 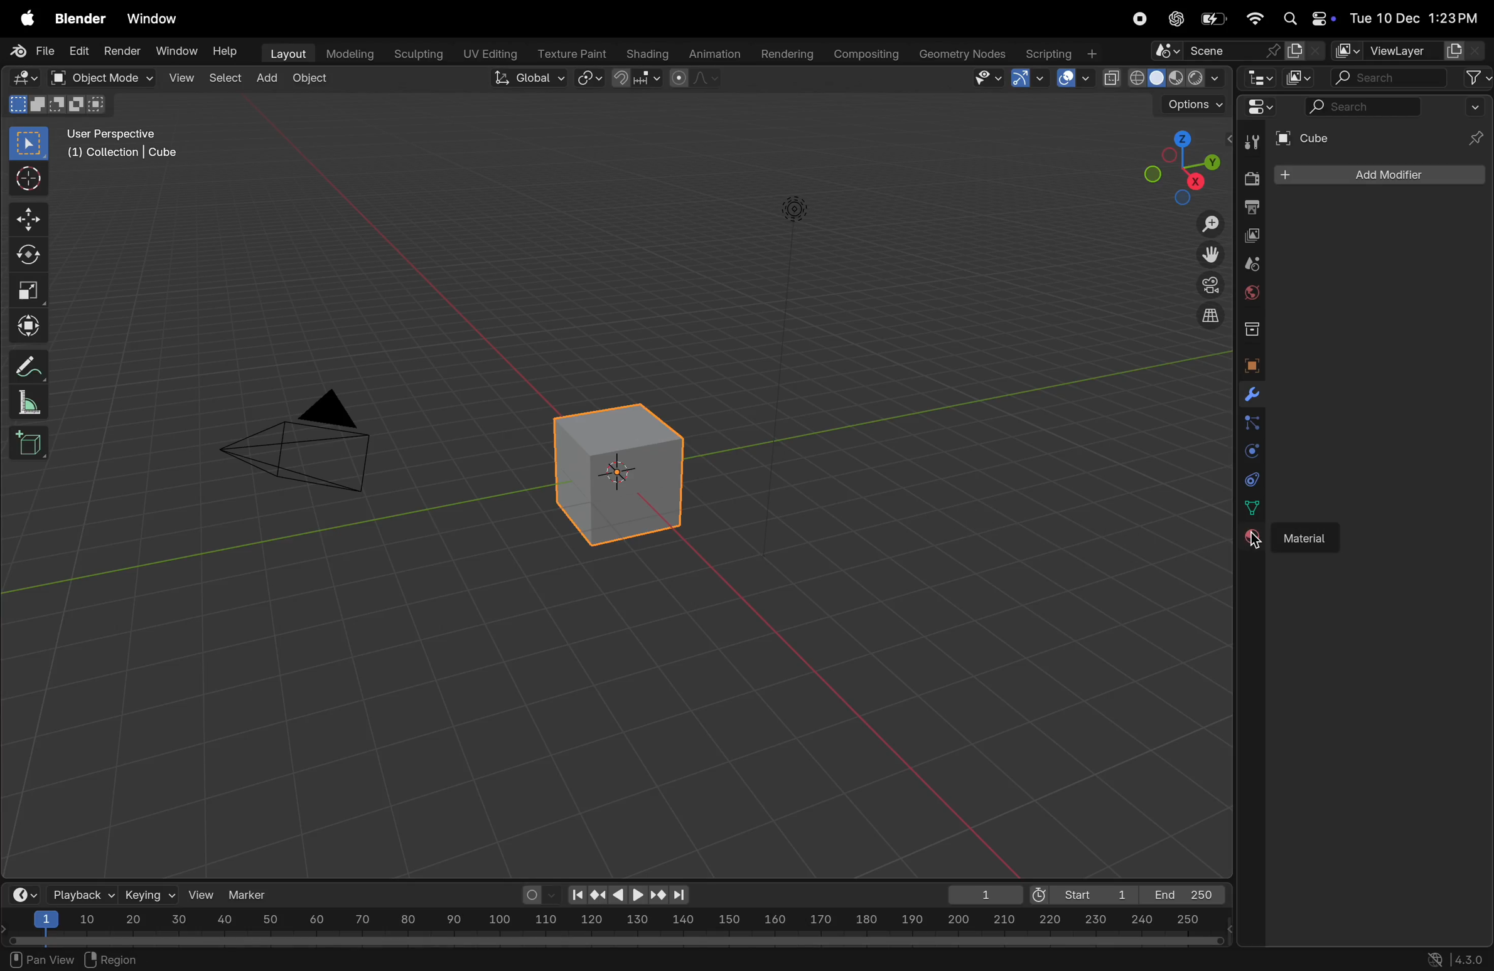 I want to click on object, so click(x=1250, y=366).